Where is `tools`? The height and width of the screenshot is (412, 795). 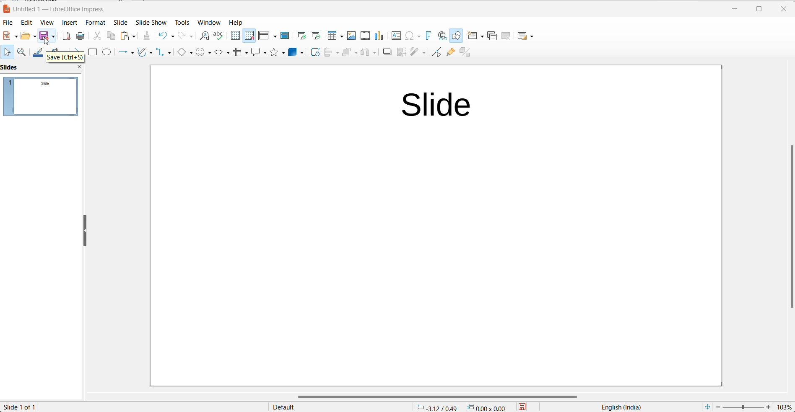 tools is located at coordinates (182, 23).